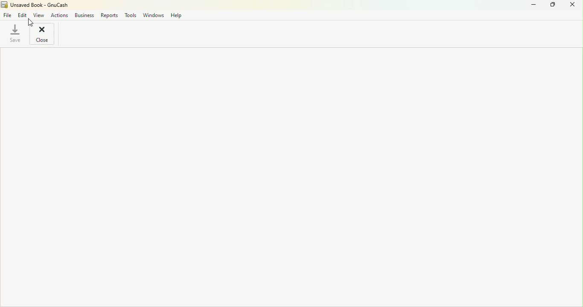  Describe the element at coordinates (35, 5) in the screenshot. I see `Unsaved Book - GnuCash` at that location.